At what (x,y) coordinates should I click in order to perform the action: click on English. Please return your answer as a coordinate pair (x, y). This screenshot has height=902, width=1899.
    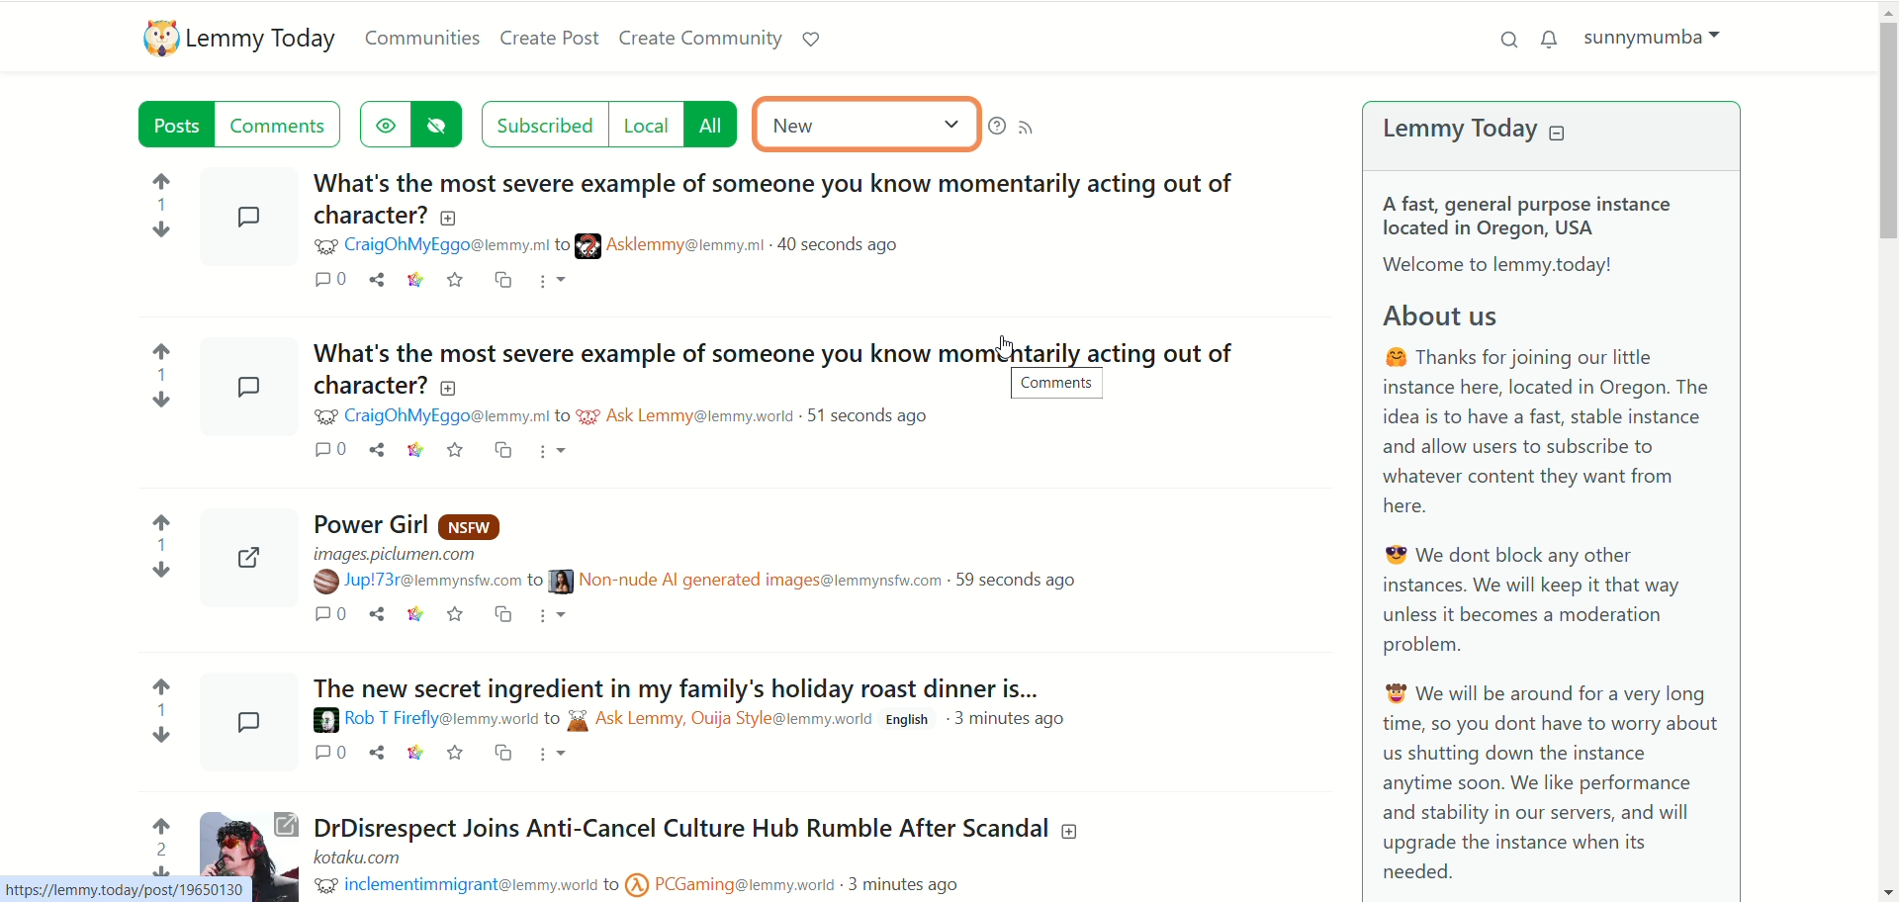
    Looking at the image, I should click on (909, 720).